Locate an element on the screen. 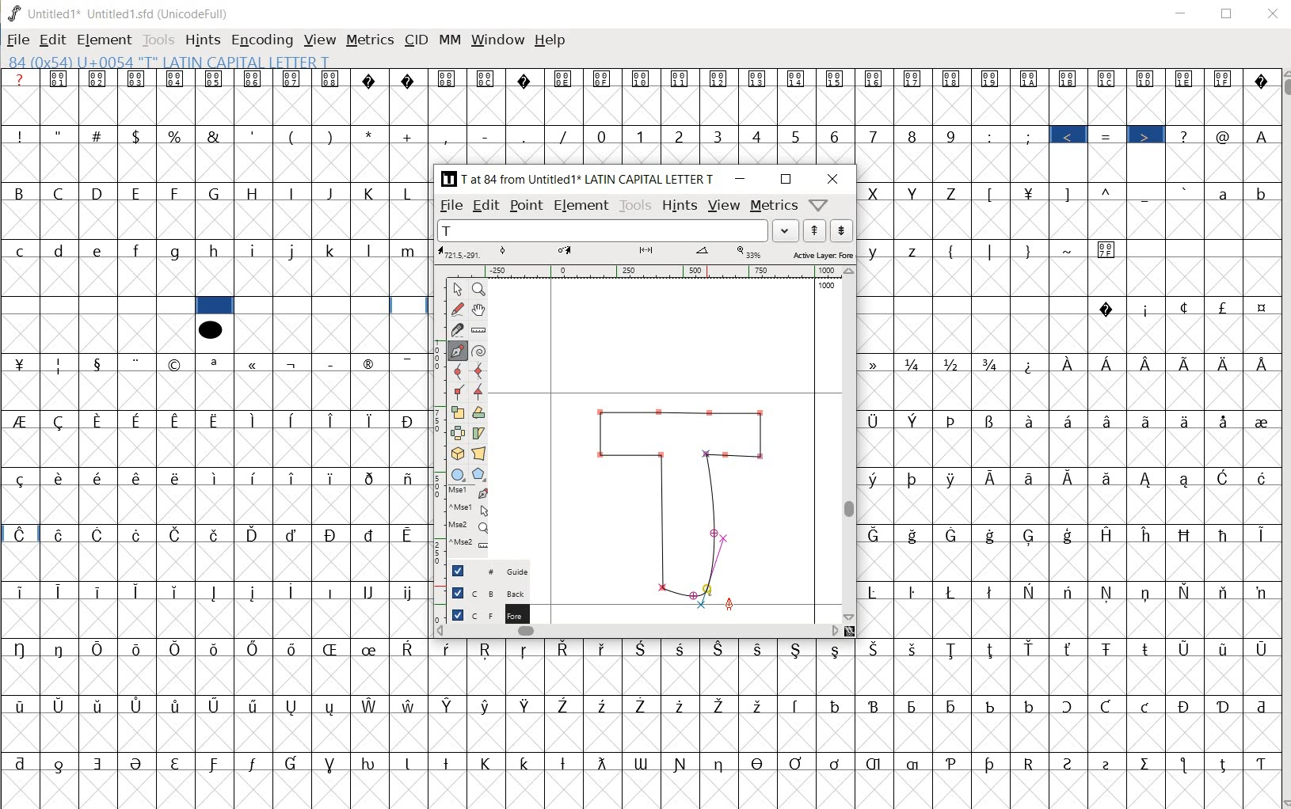 The height and width of the screenshot is (809, 1291). + is located at coordinates (409, 136).